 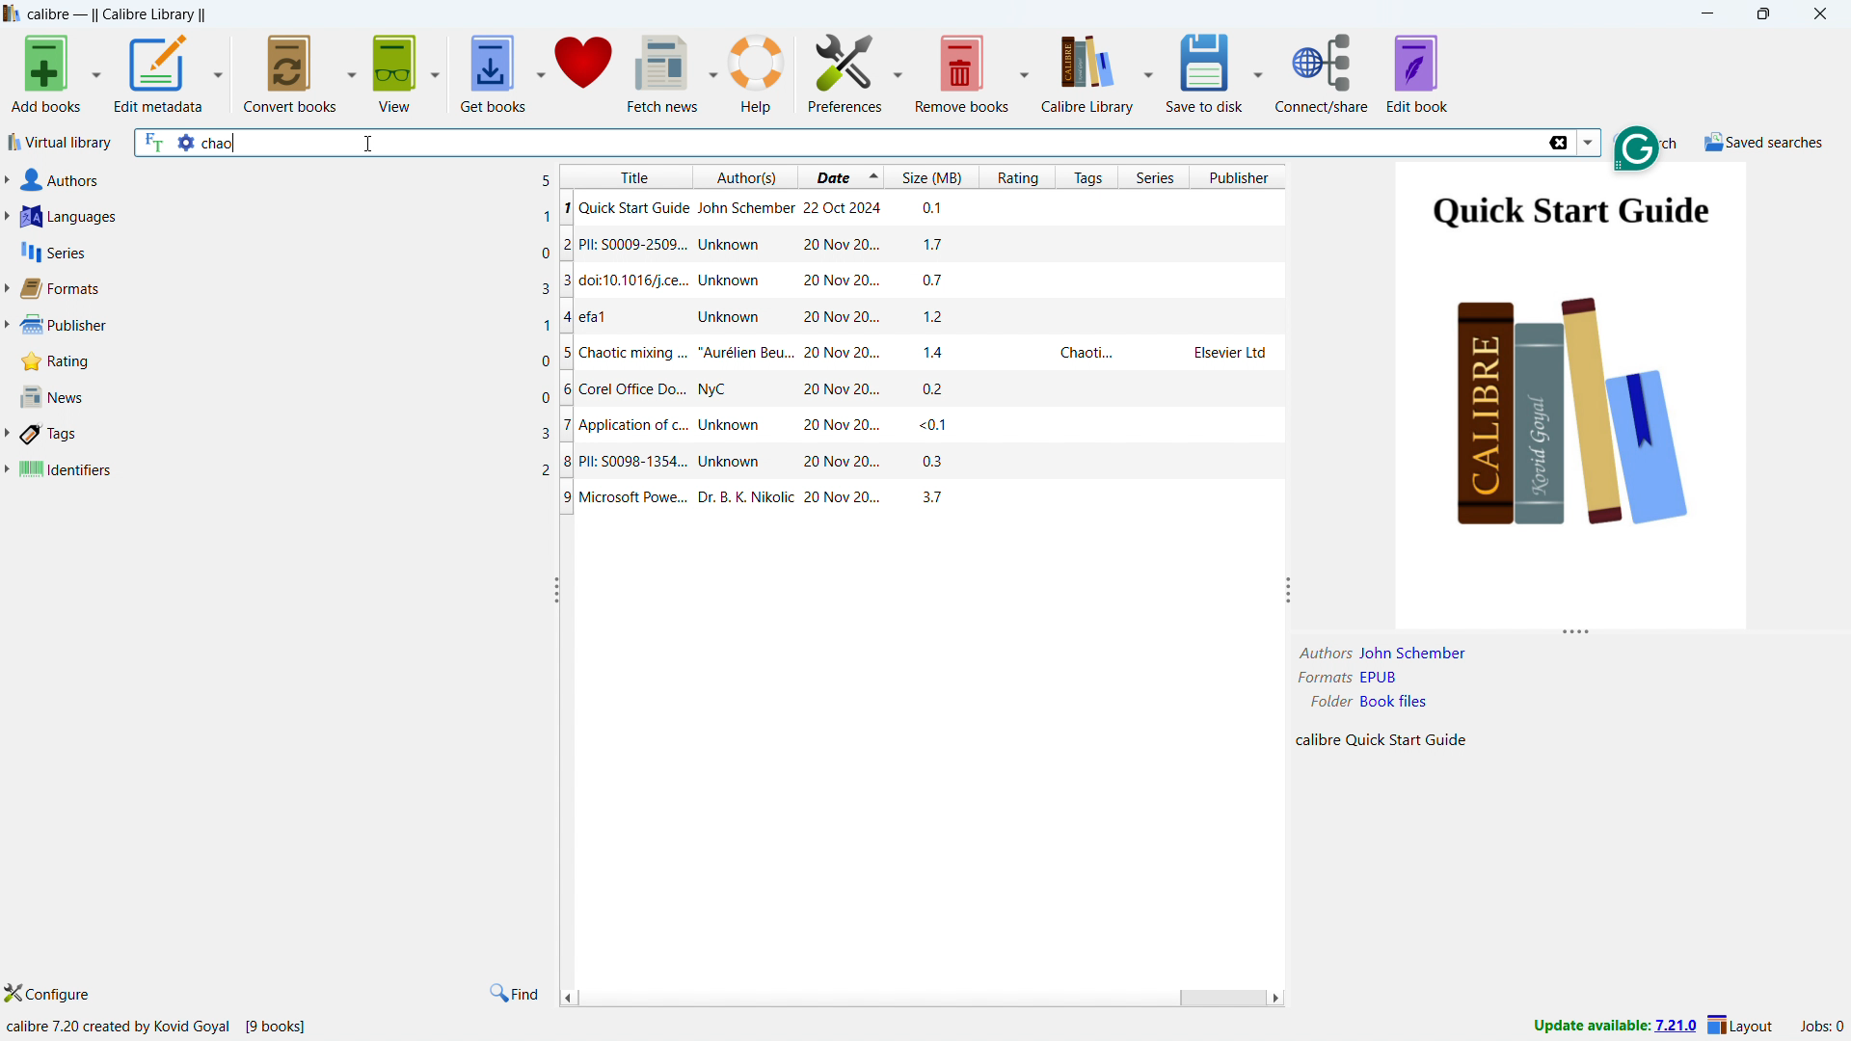 I want to click on expand languages, so click(x=6, y=218).